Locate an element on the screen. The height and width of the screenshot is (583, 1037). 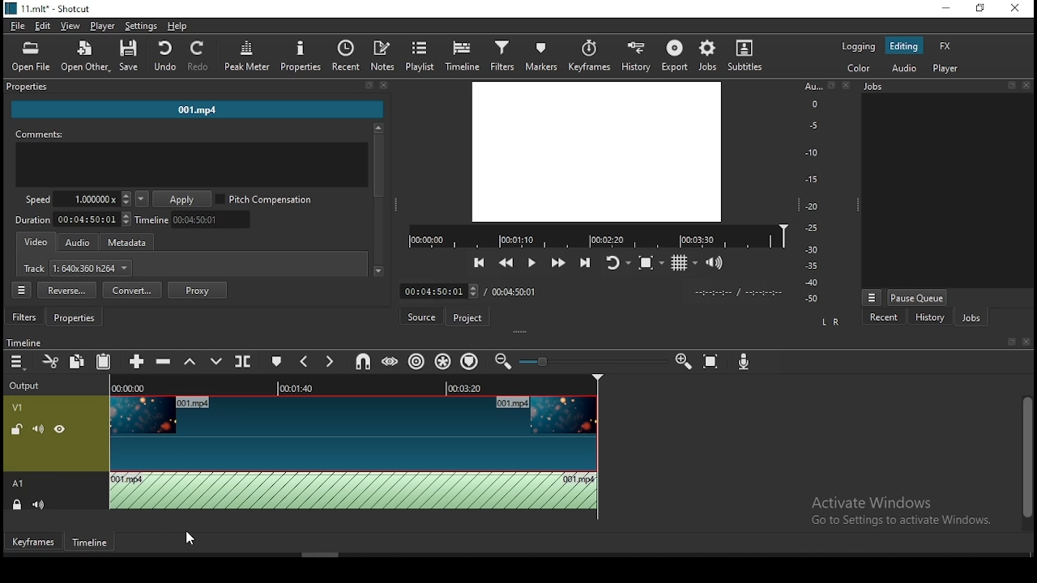
jobs is located at coordinates (969, 317).